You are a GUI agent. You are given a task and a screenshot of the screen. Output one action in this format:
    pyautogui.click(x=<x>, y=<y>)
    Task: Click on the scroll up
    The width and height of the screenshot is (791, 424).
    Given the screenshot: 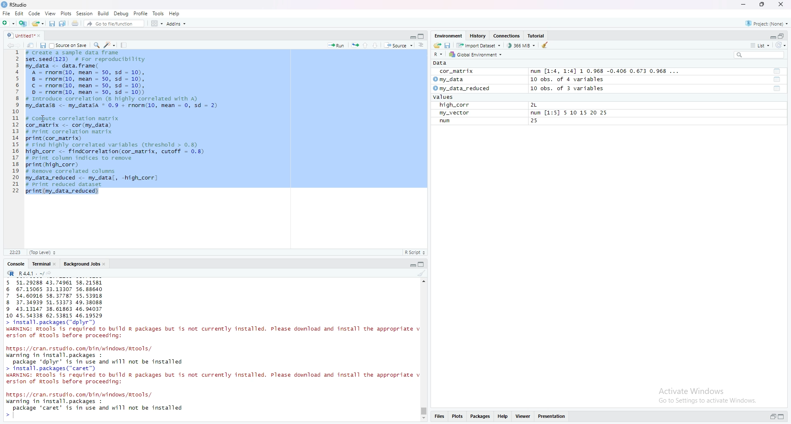 What is the action you would take?
    pyautogui.click(x=424, y=281)
    